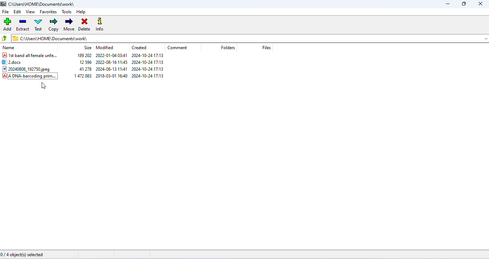  I want to click on view, so click(30, 12).